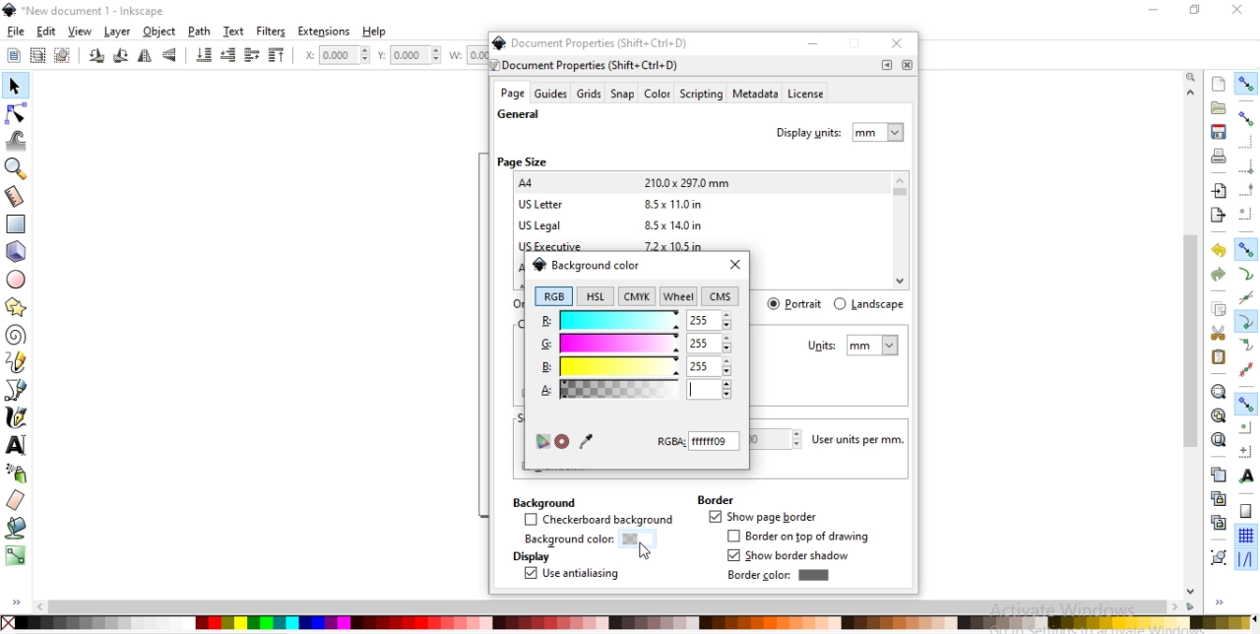  What do you see at coordinates (16, 336) in the screenshot?
I see `create spirals` at bounding box center [16, 336].